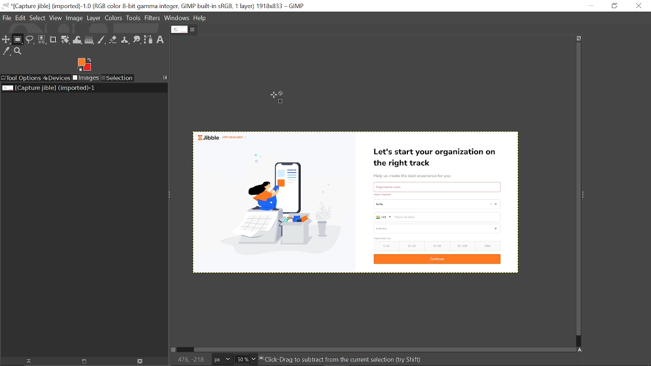 This screenshot has width=651, height=366. Describe the element at coordinates (19, 52) in the screenshot. I see `Zoom tool` at that location.